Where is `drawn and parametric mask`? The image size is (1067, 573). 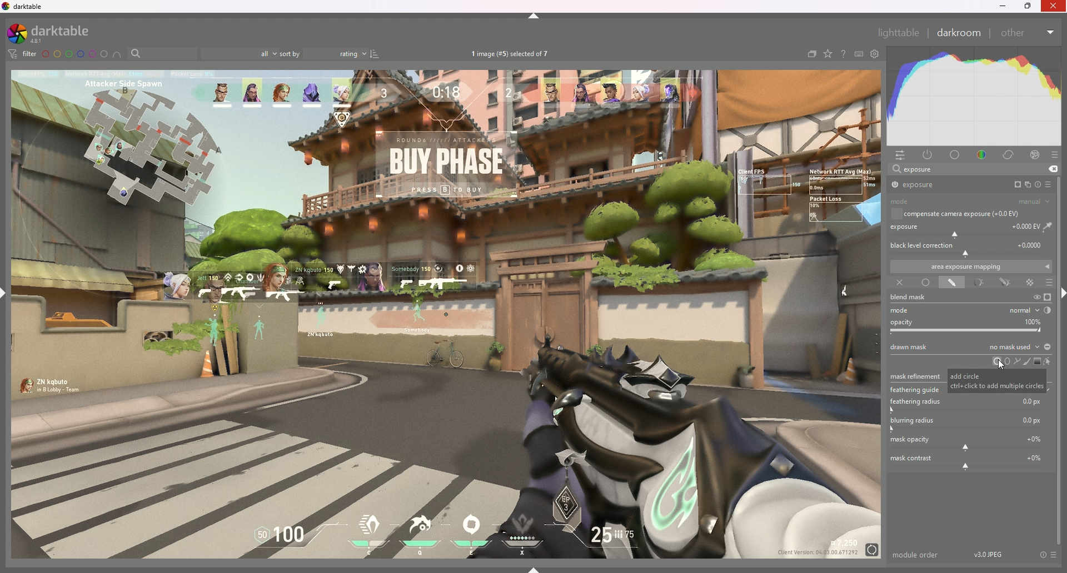
drawn and parametric mask is located at coordinates (1007, 283).